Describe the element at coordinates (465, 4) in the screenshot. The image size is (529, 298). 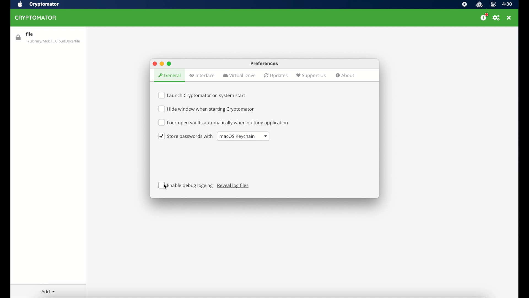
I see `screen recorder icon` at that location.